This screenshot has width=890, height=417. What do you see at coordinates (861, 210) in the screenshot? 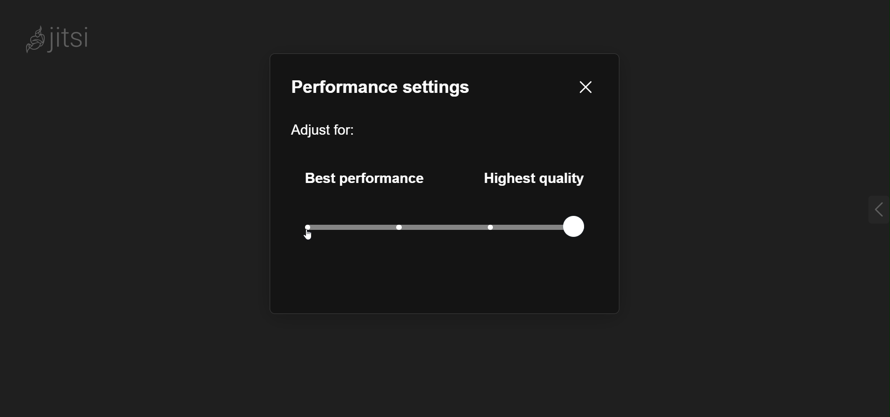
I see `expand` at bounding box center [861, 210].